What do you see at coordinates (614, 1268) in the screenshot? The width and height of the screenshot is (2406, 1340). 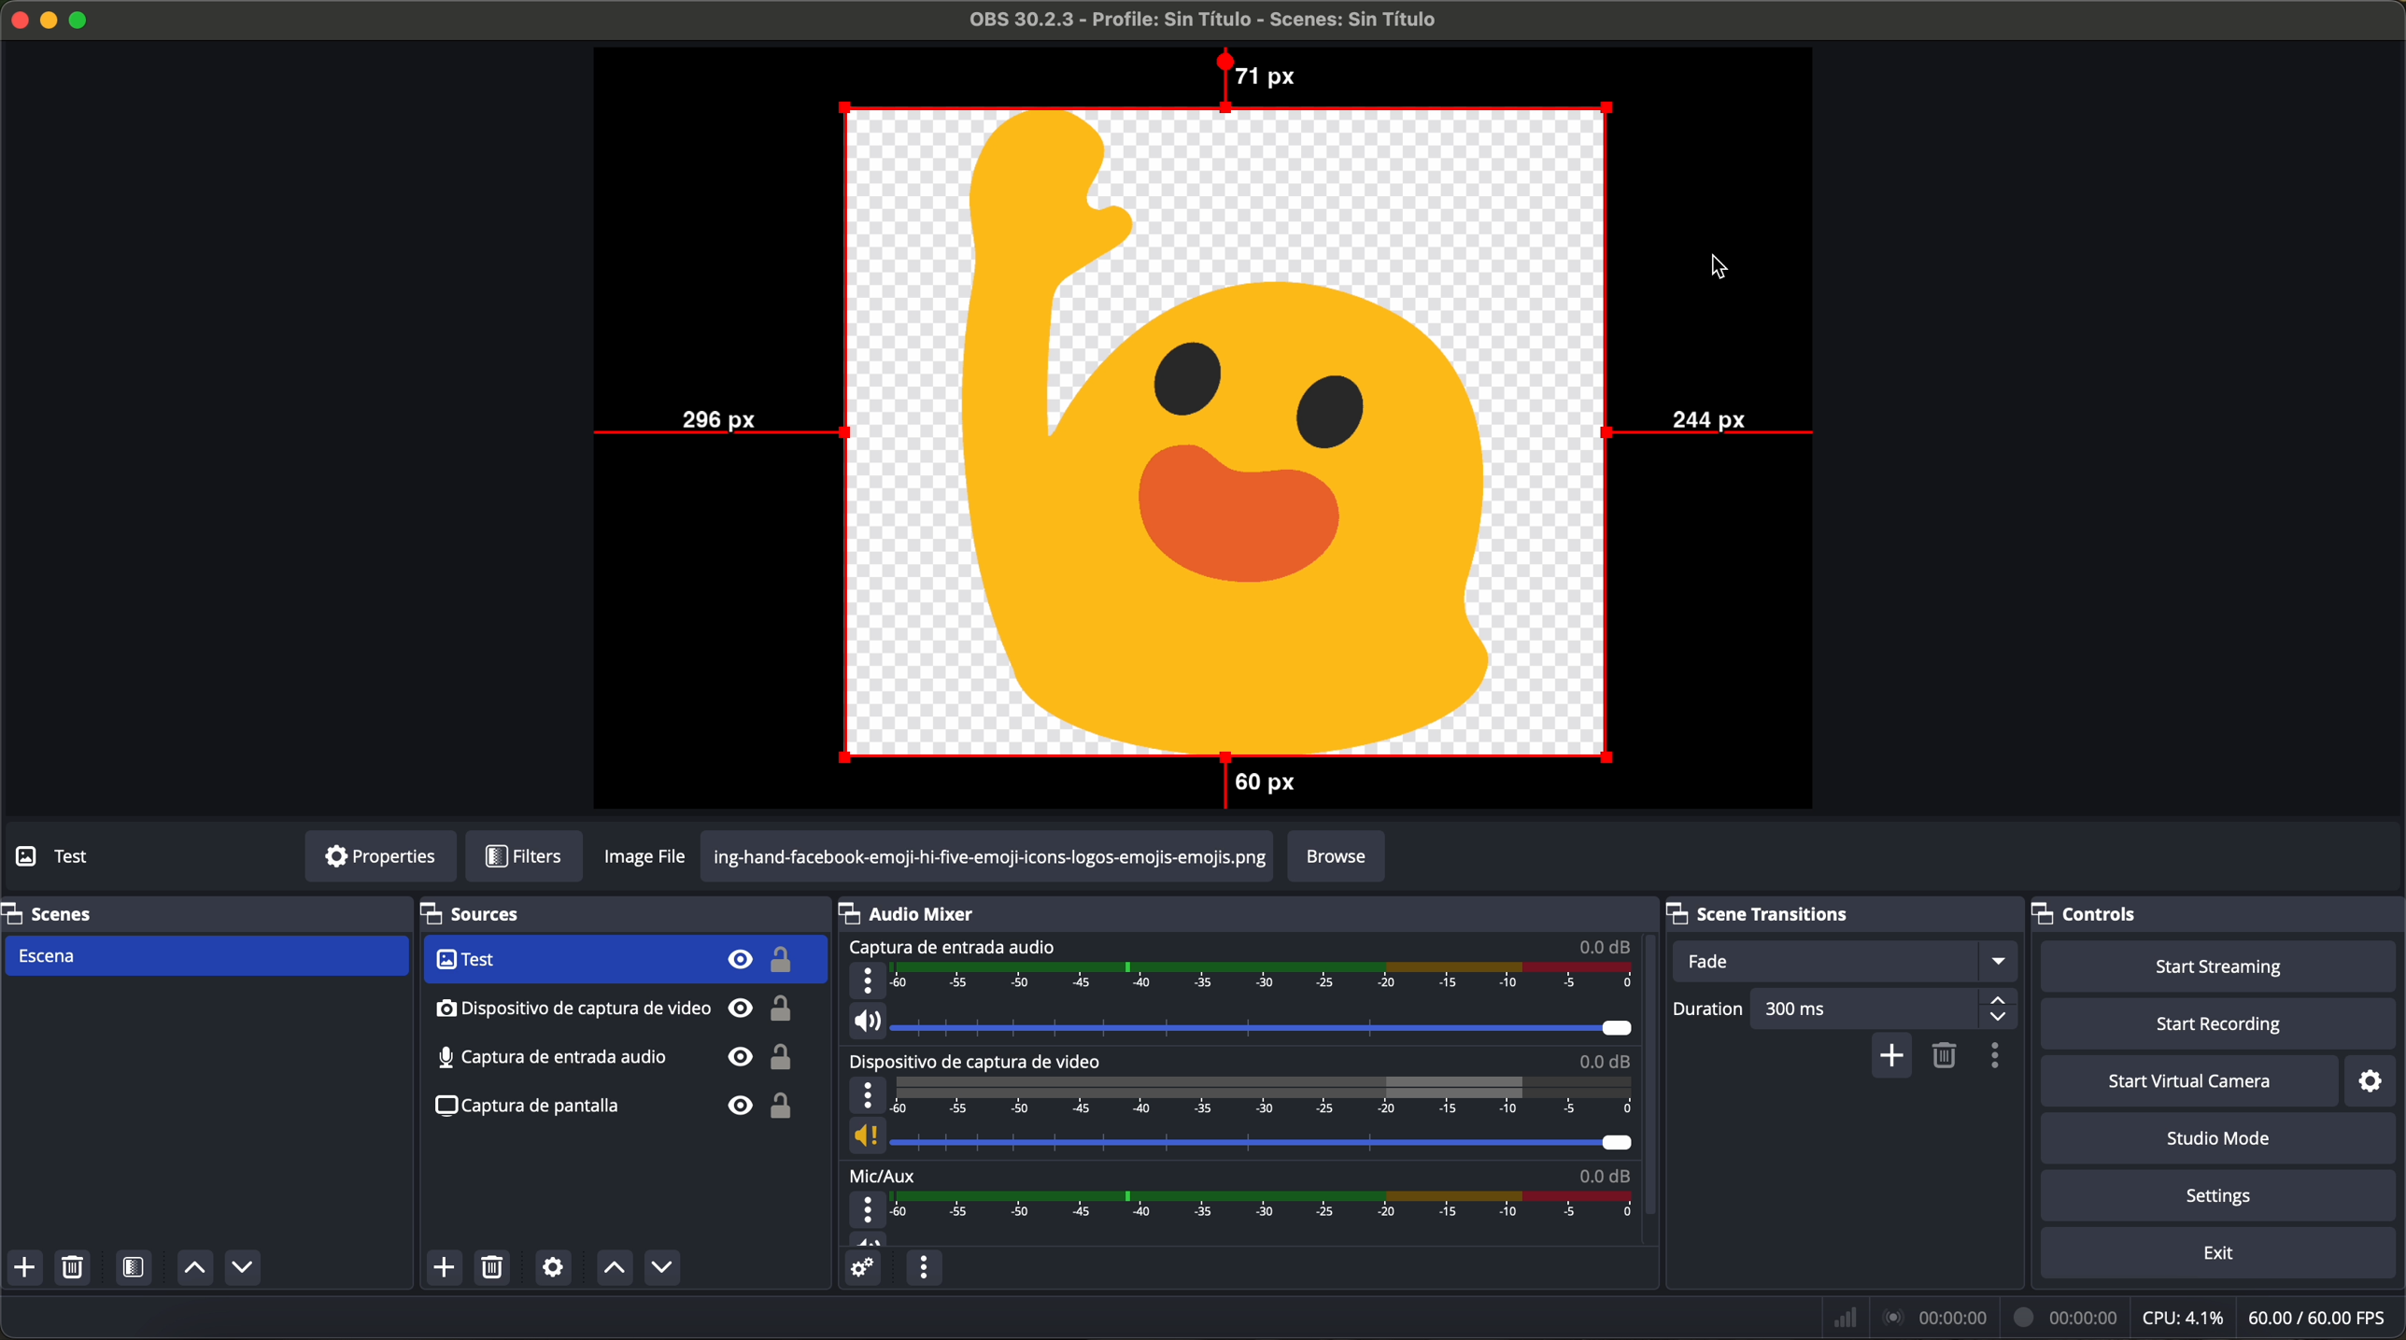 I see `move source up` at bounding box center [614, 1268].